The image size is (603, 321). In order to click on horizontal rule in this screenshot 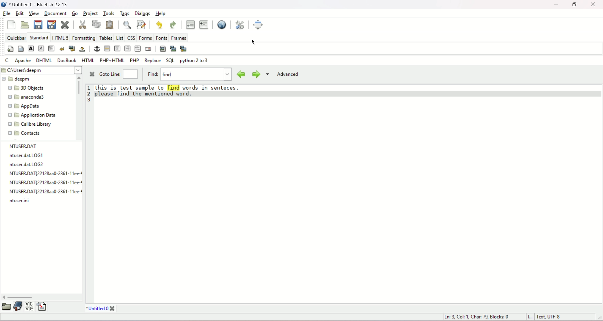, I will do `click(107, 49)`.